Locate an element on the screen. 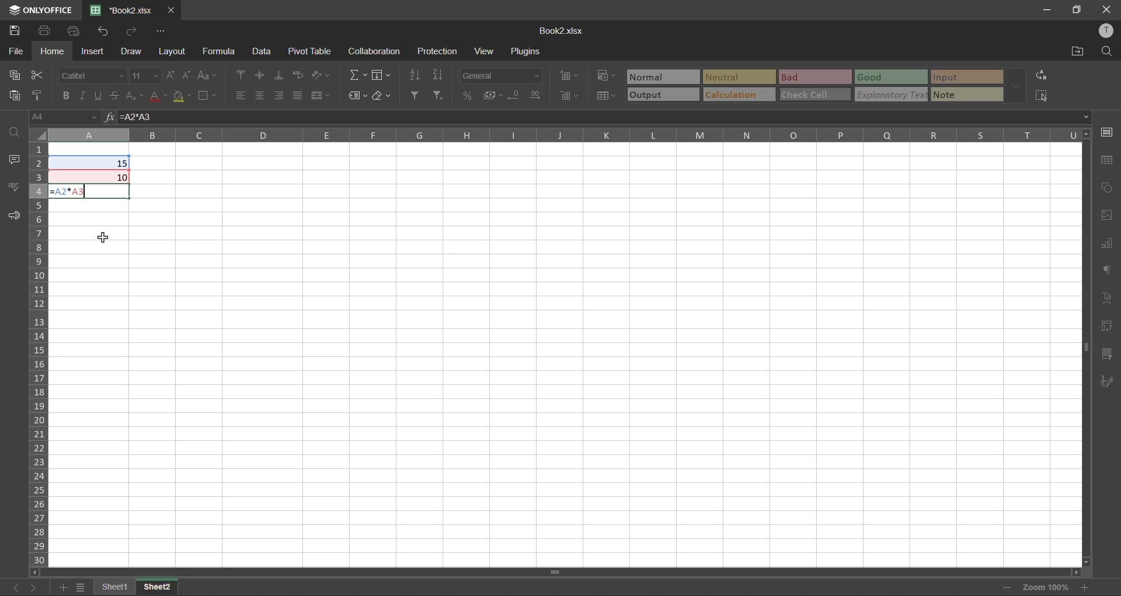 This screenshot has height=596, width=1121. delete cells is located at coordinates (568, 95).